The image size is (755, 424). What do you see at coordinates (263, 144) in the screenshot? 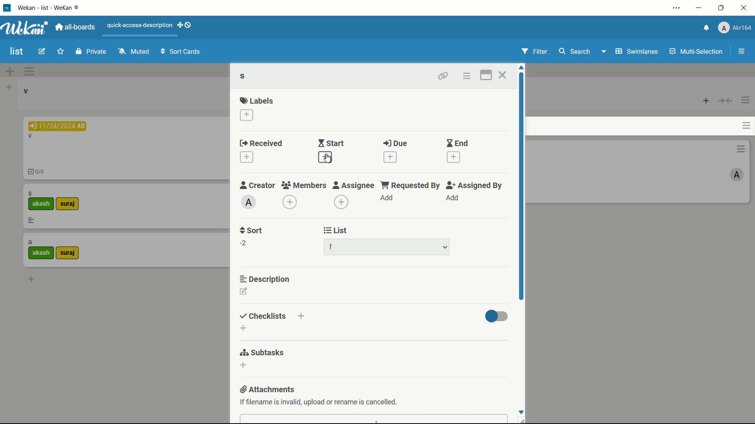
I see `received` at bounding box center [263, 144].